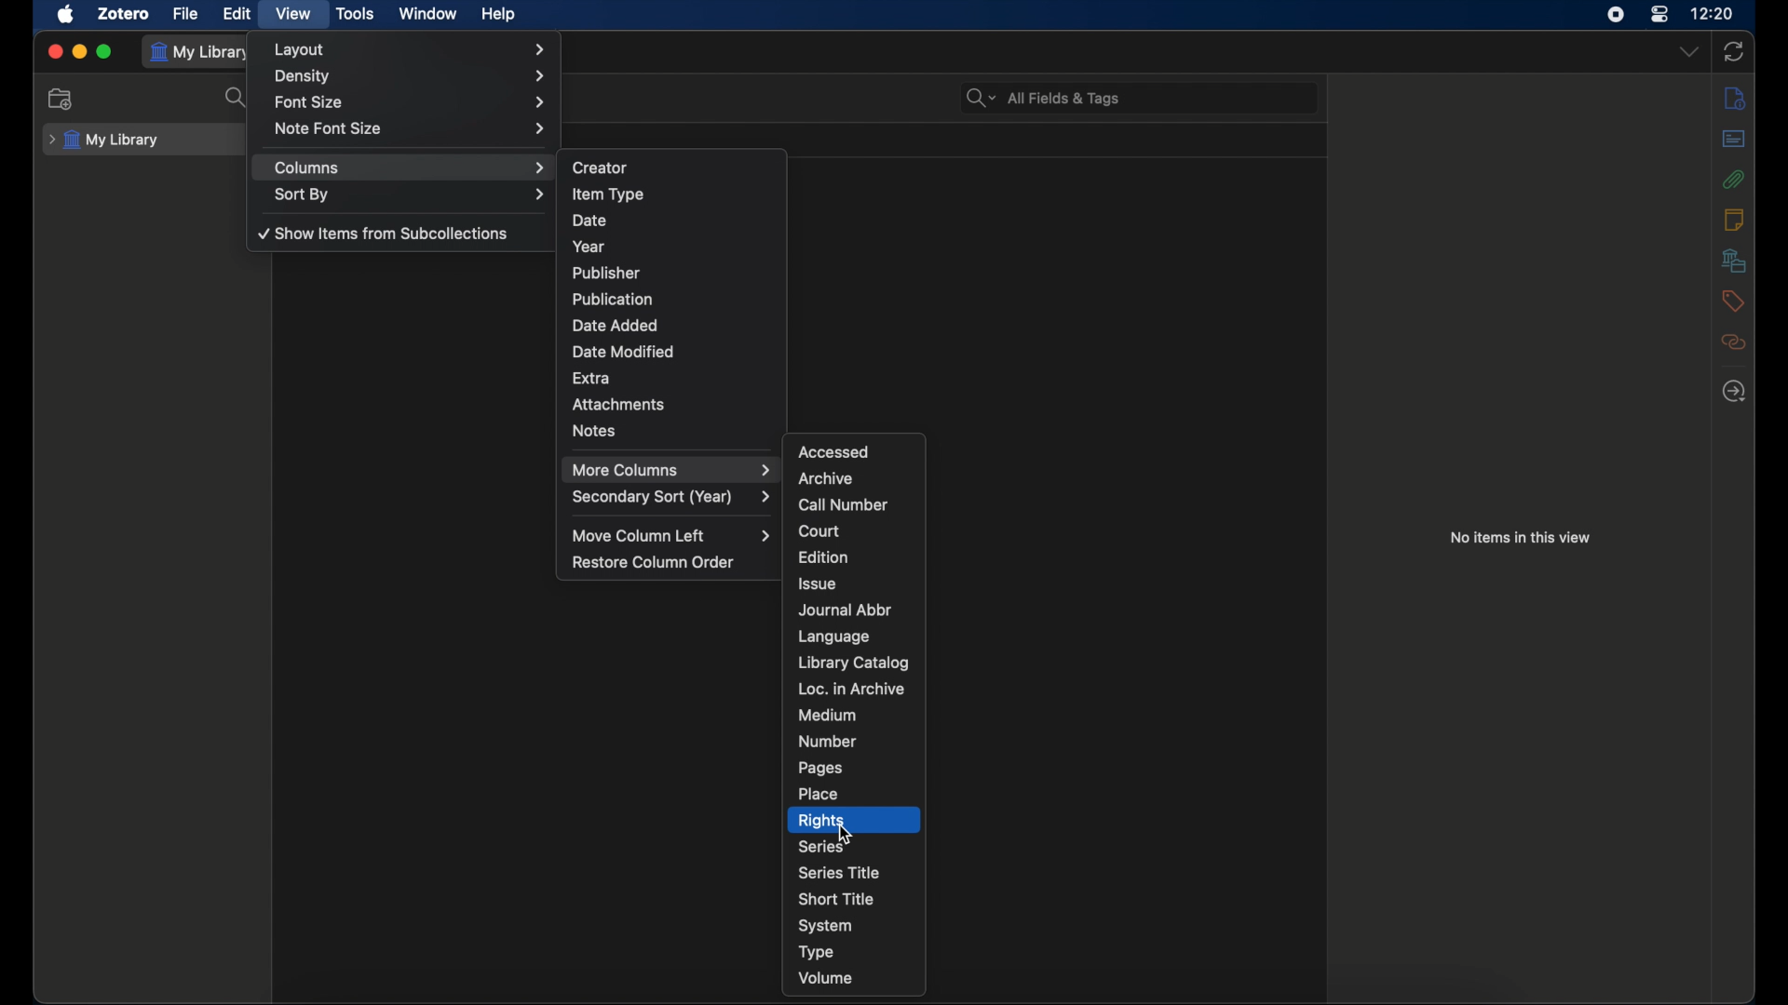 This screenshot has width=1788, height=1005. What do you see at coordinates (828, 741) in the screenshot?
I see `number` at bounding box center [828, 741].